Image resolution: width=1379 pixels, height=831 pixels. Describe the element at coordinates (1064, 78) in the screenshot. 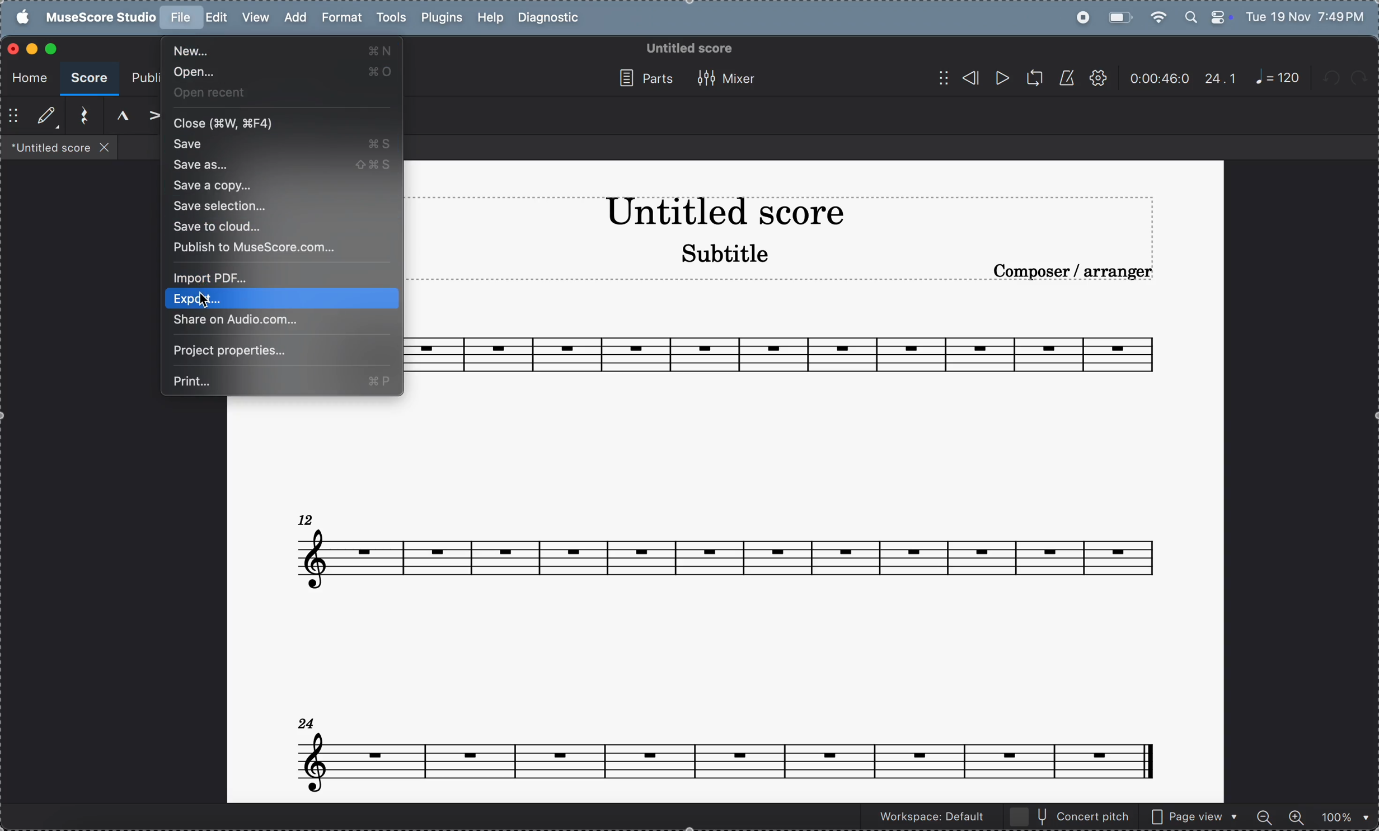

I see `metronnome` at that location.